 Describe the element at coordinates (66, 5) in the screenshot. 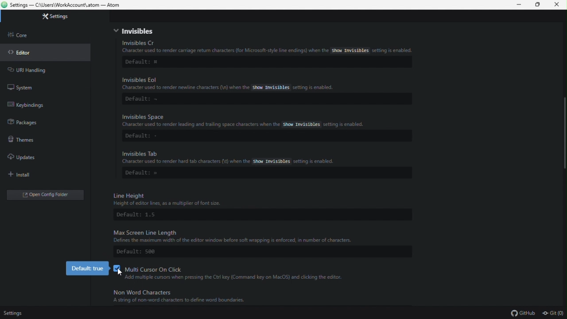

I see ` Settings — C:\Users\WorkAccount\.atom — Atom` at that location.